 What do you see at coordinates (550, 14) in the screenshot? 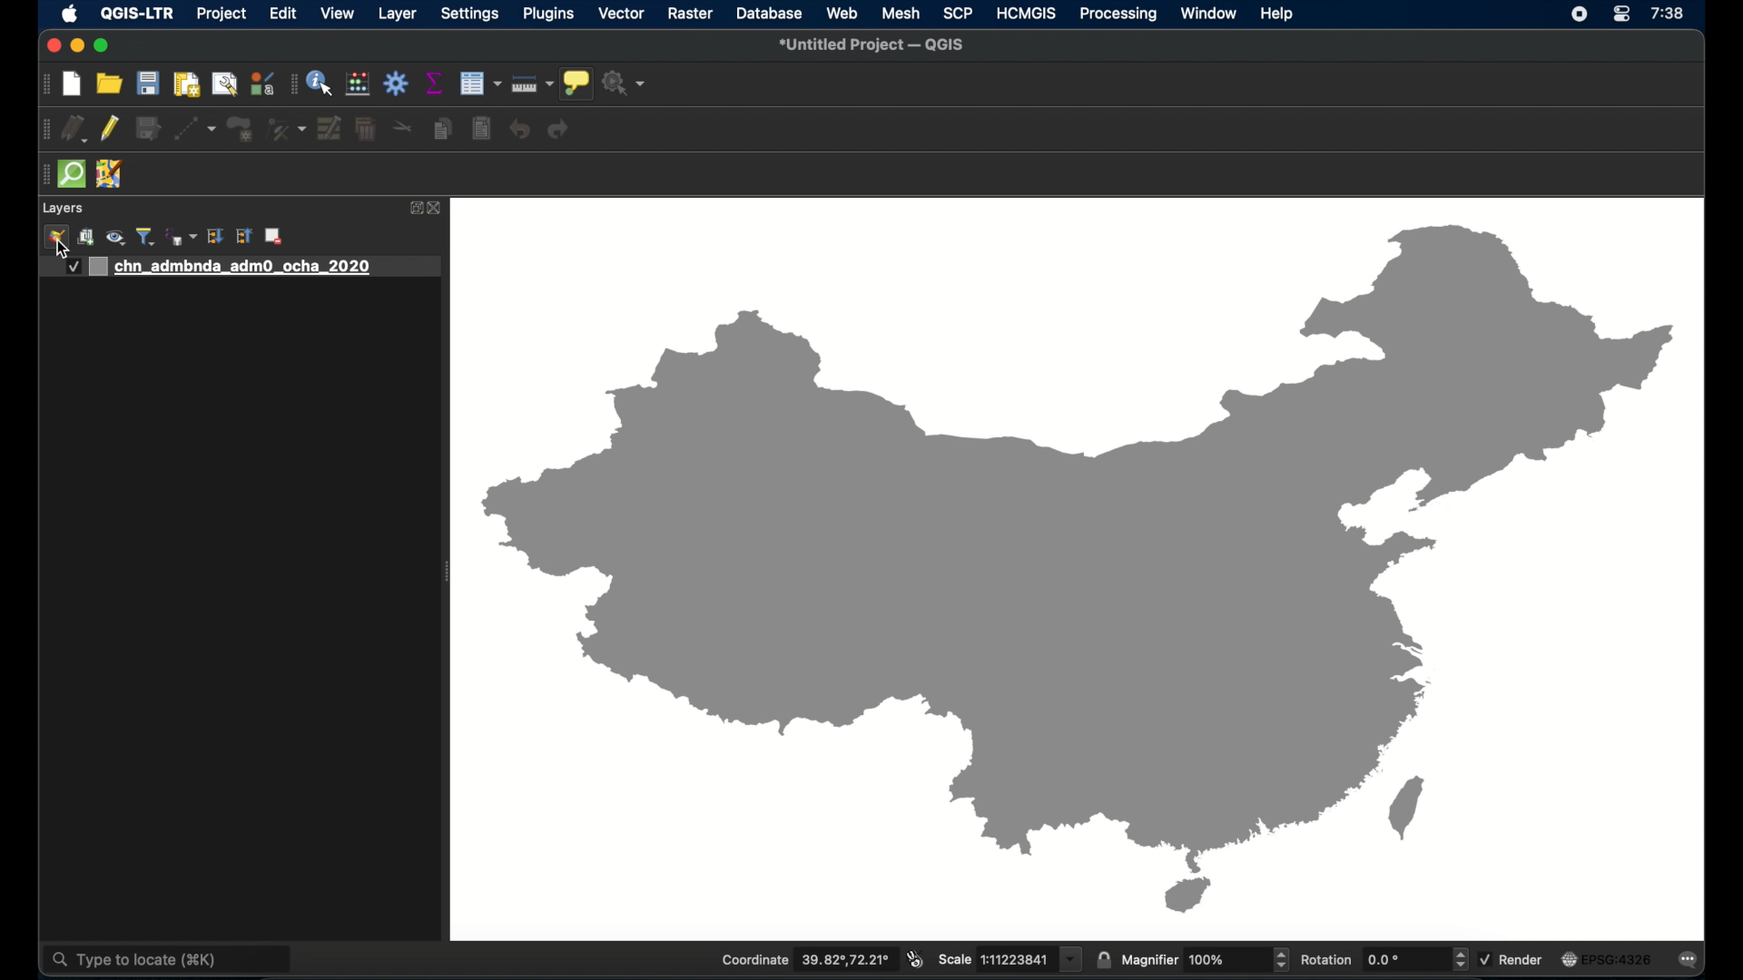
I see `plugins` at bounding box center [550, 14].